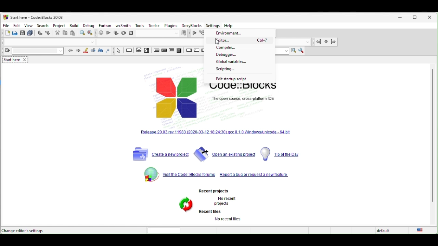 The width and height of the screenshot is (438, 246). I want to click on save, so click(23, 33).